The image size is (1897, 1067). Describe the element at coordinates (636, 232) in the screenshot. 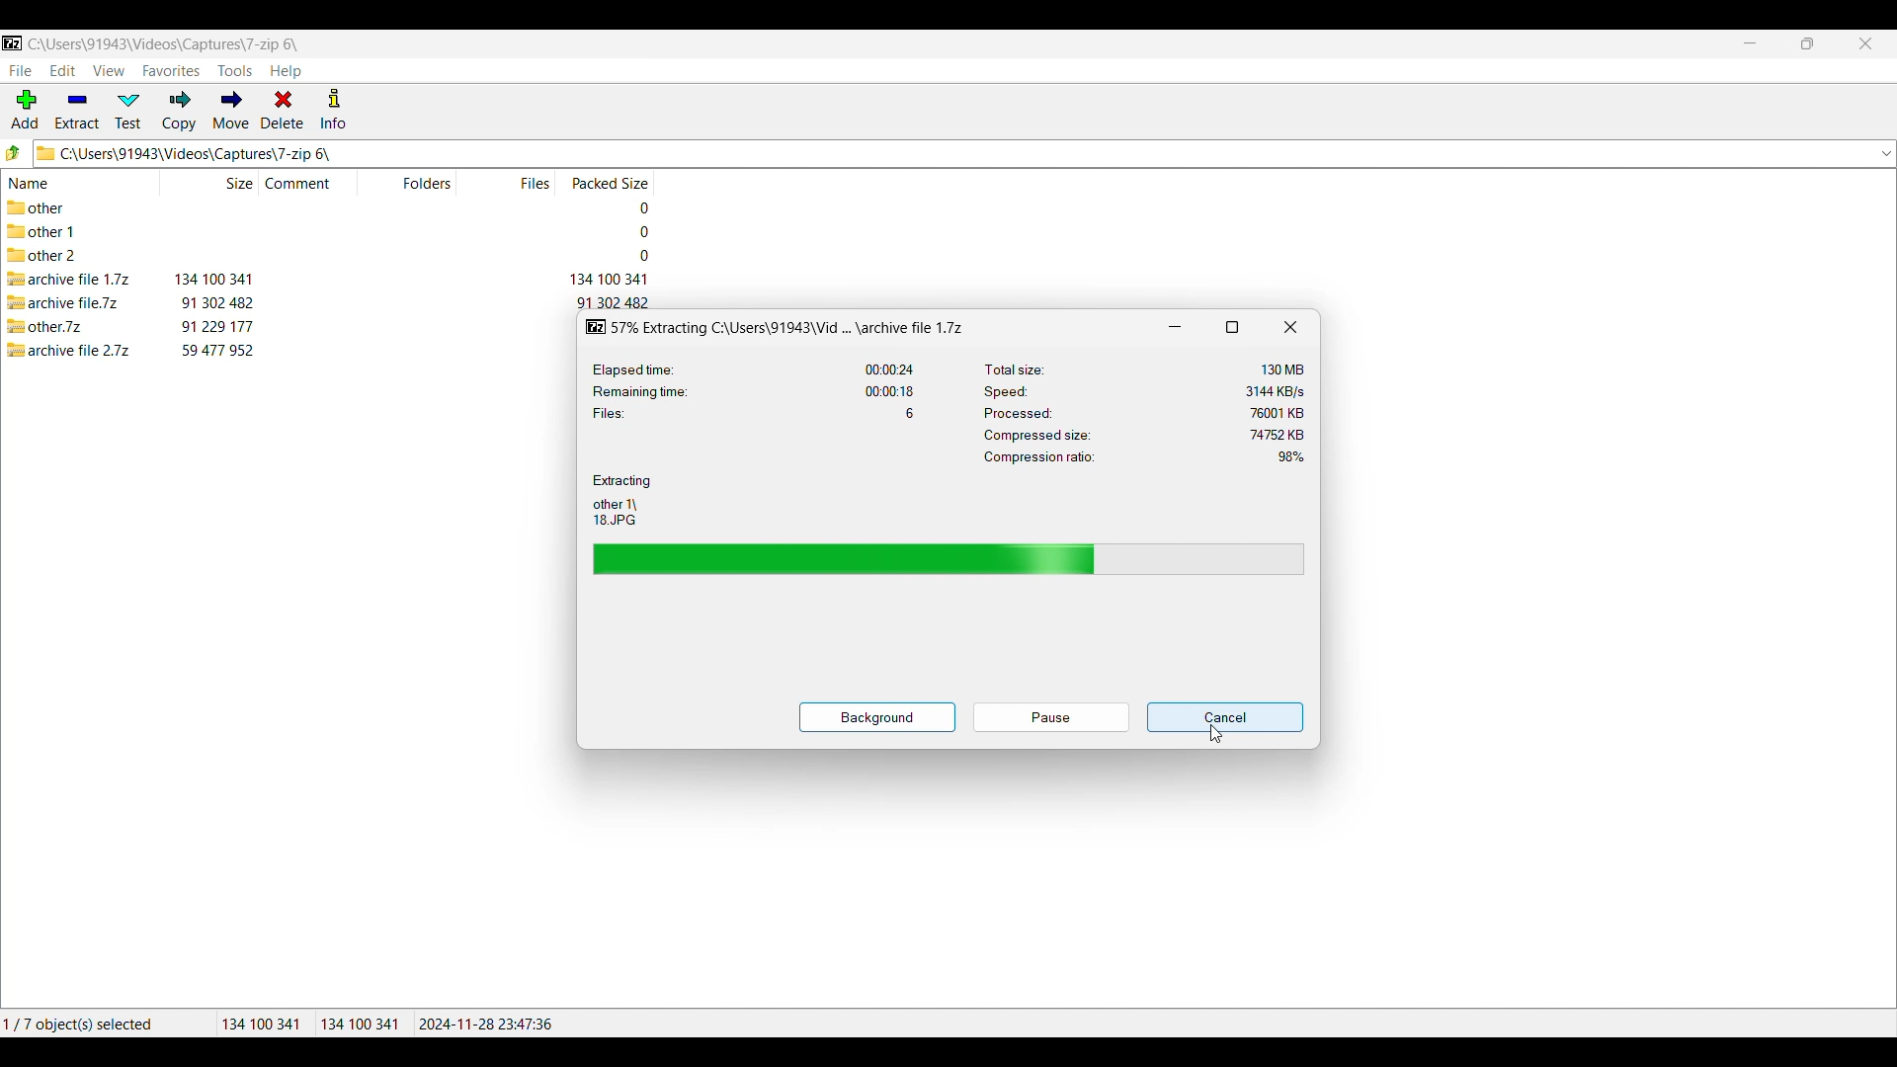

I see `packed size` at that location.